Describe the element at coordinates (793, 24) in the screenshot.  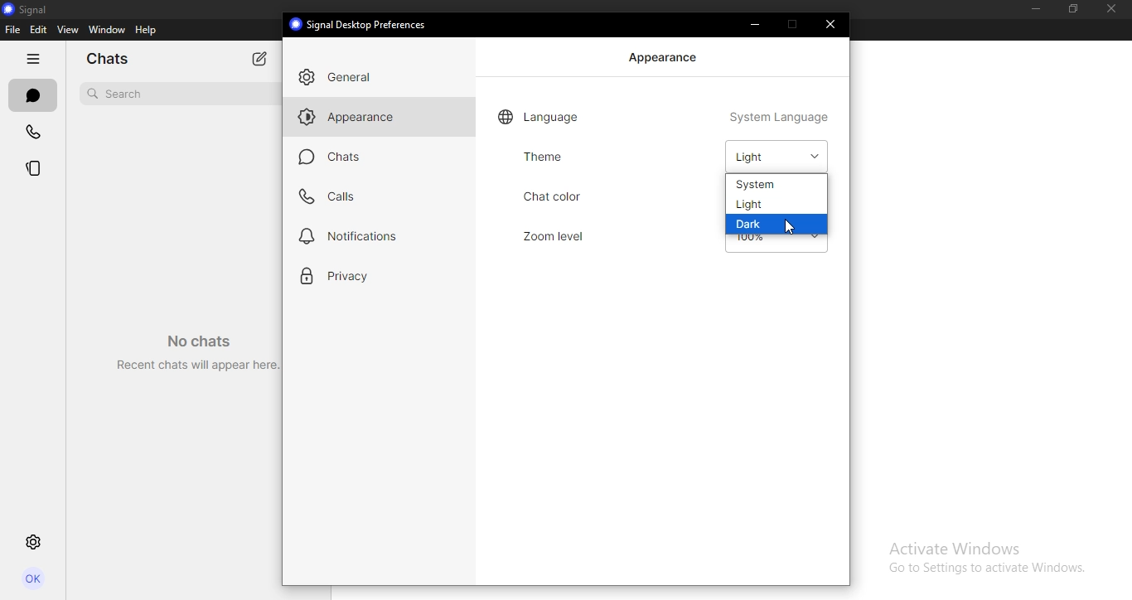
I see `restore down` at that location.